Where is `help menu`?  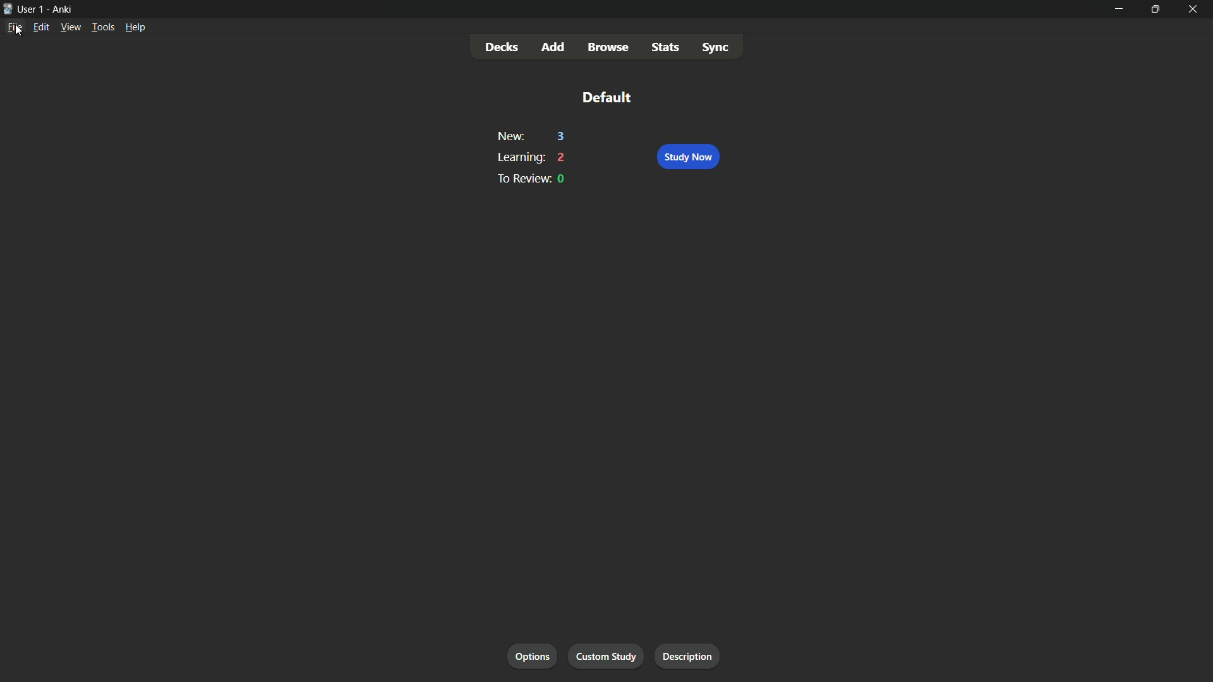
help menu is located at coordinates (135, 27).